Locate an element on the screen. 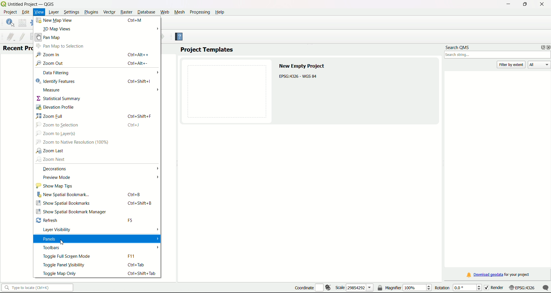  Ctrl+J is located at coordinates (133, 125).